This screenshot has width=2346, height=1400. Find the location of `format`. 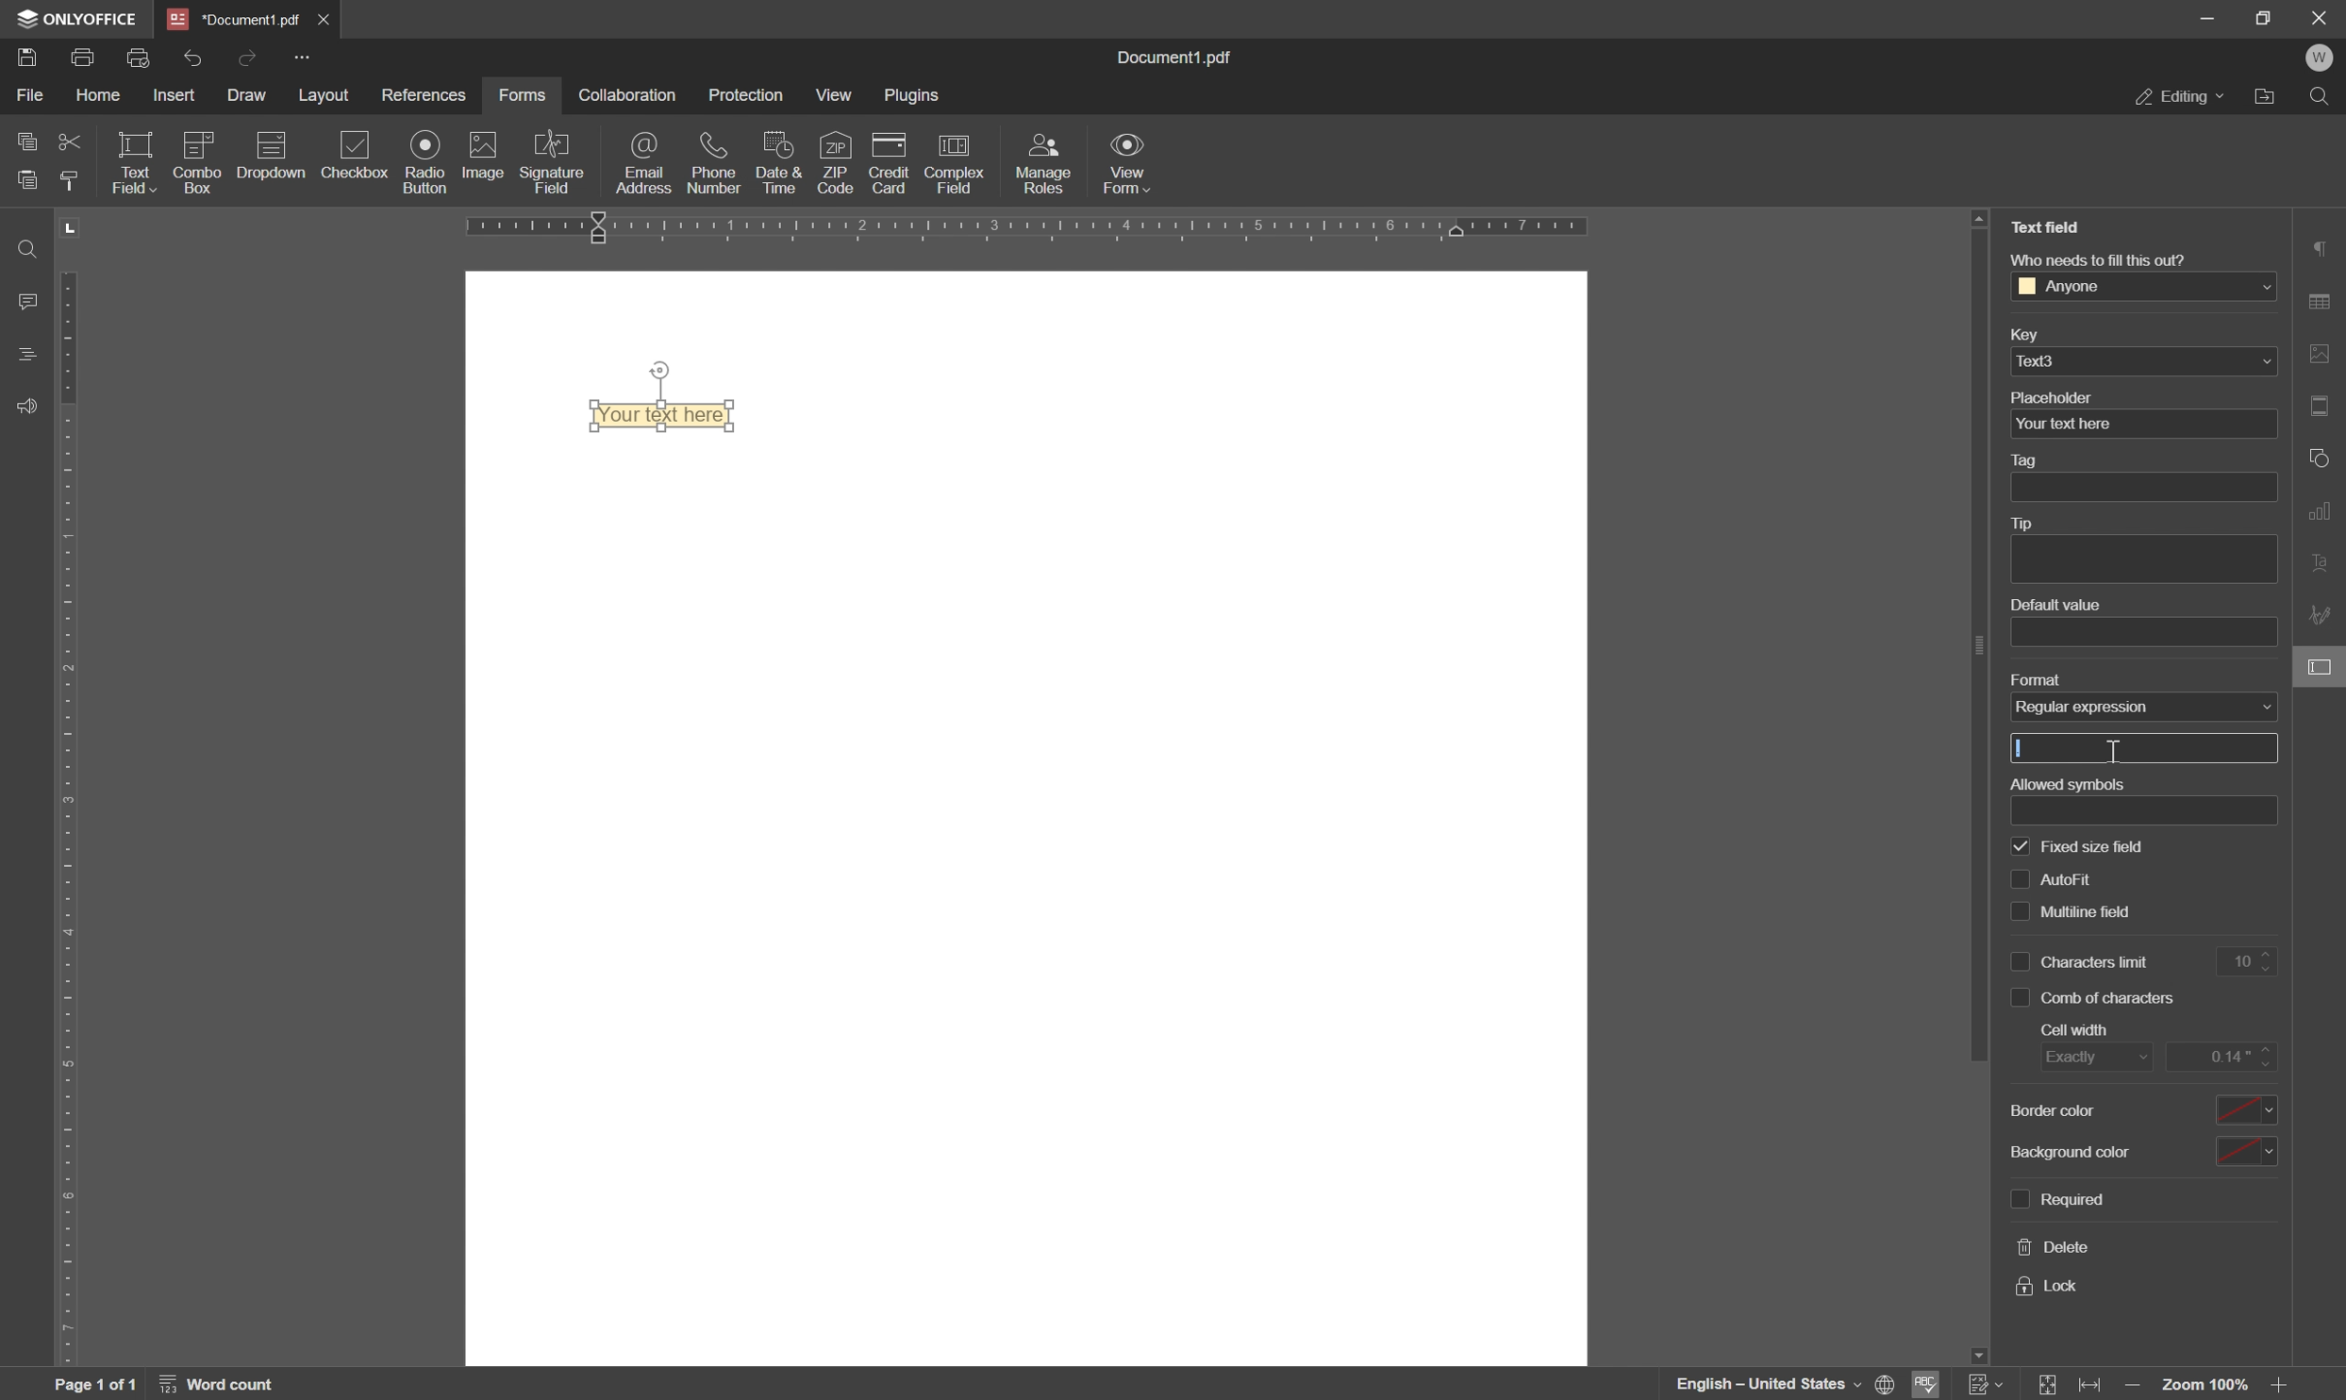

format is located at coordinates (2034, 677).